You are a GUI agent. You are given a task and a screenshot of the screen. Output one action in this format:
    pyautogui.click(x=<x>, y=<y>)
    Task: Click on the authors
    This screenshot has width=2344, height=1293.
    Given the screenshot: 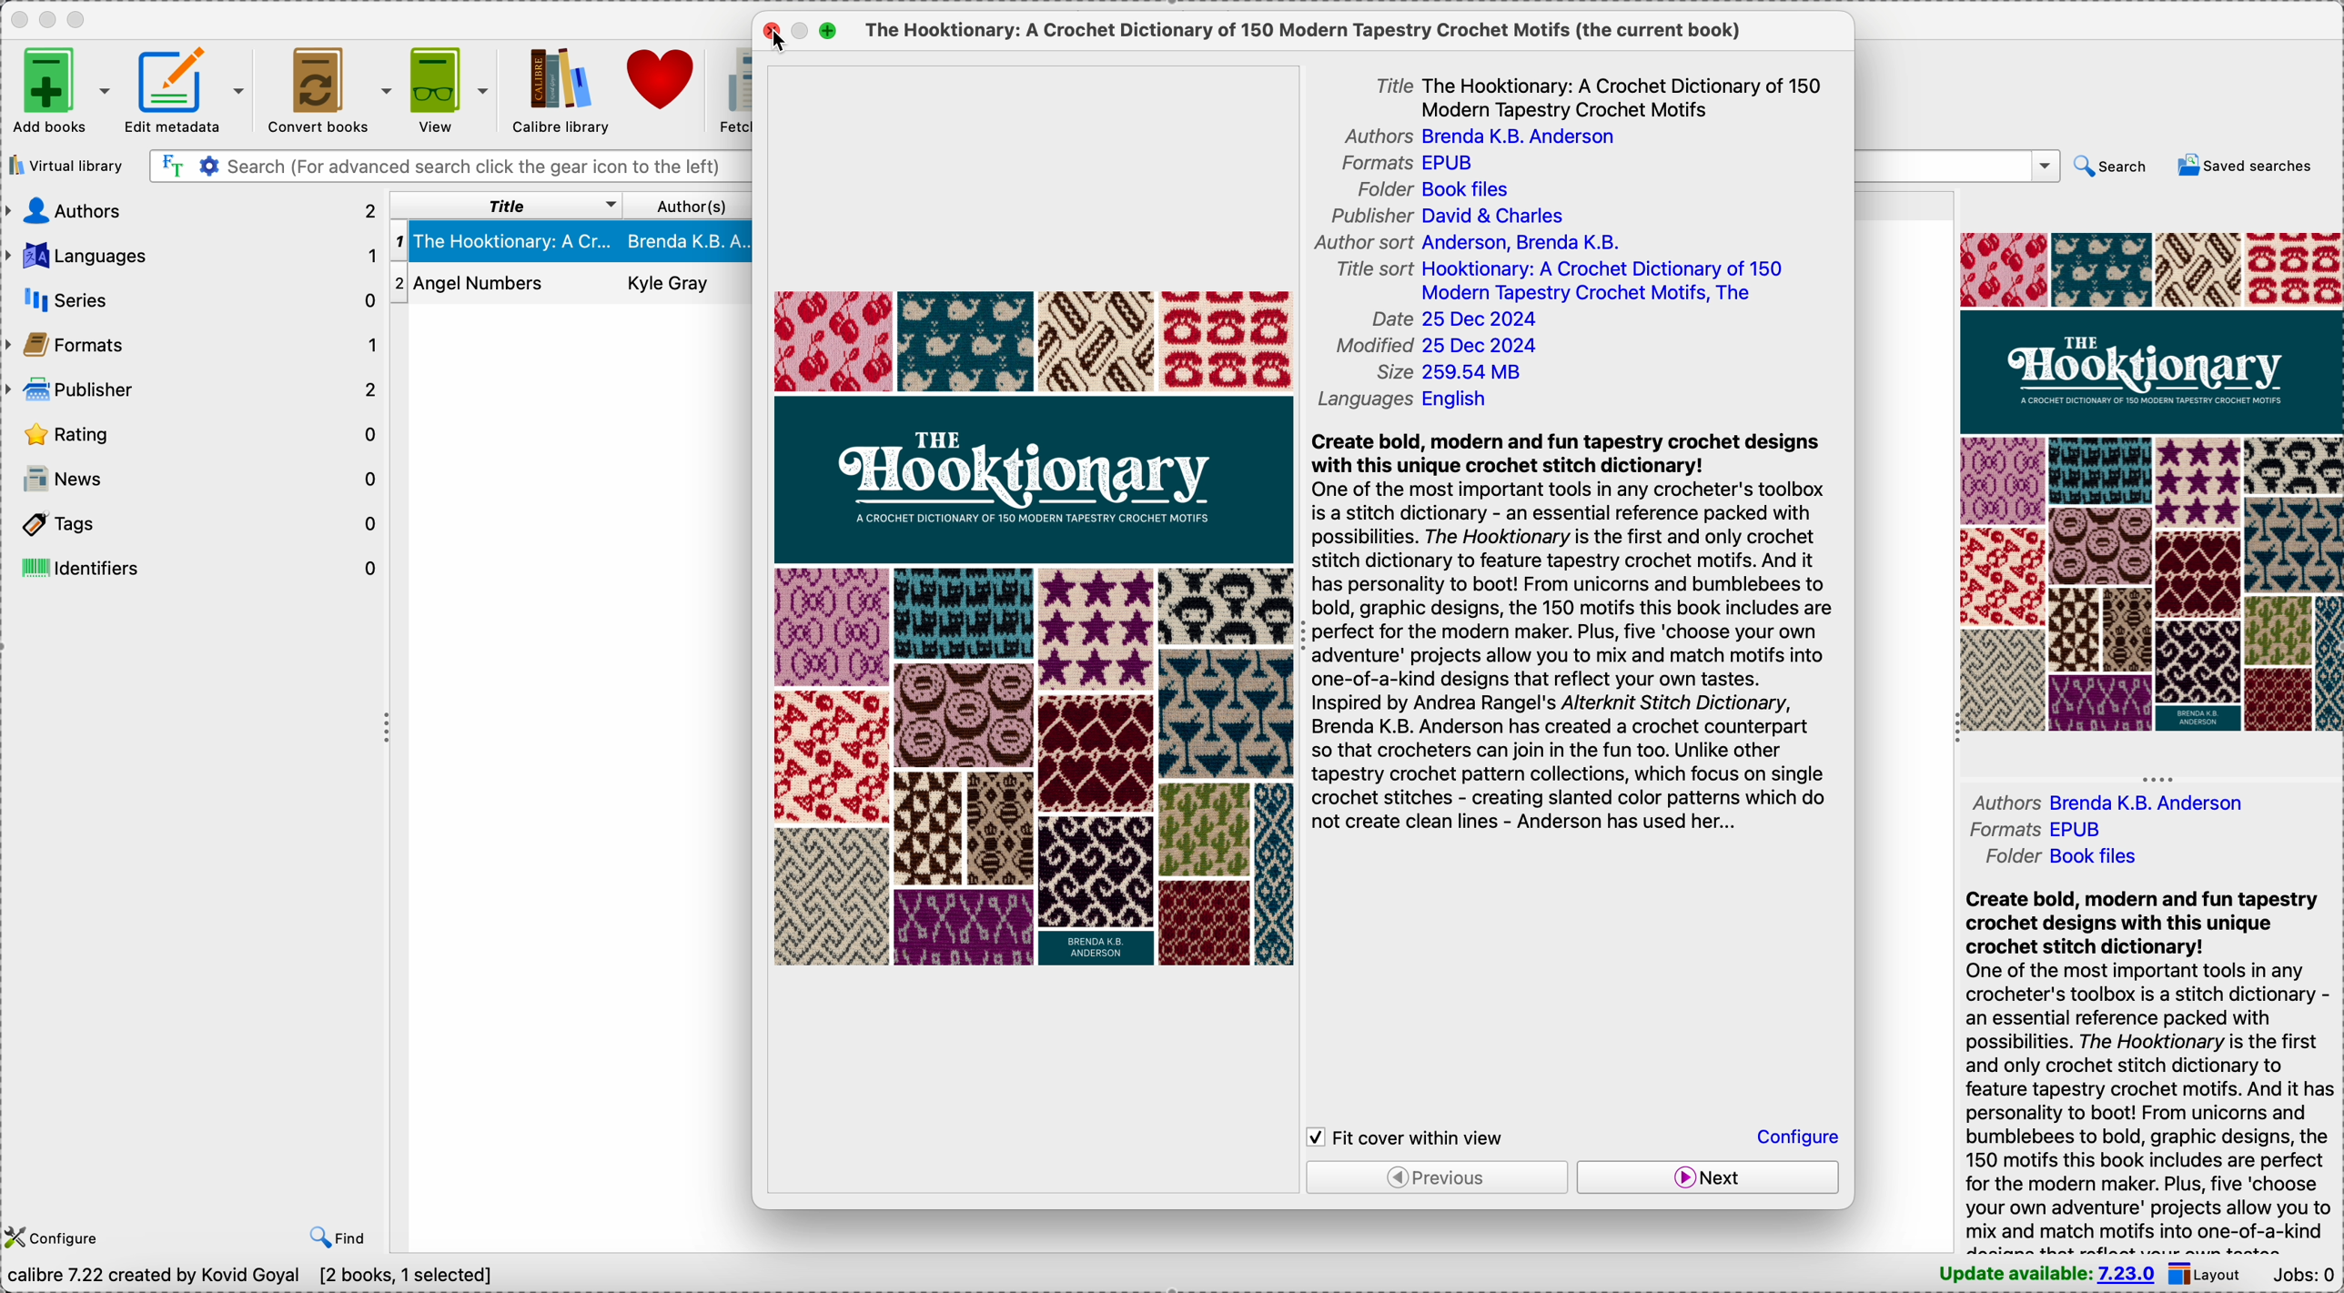 What is the action you would take?
    pyautogui.click(x=1490, y=137)
    